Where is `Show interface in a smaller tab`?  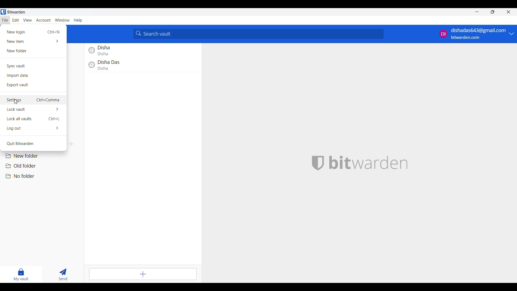 Show interface in a smaller tab is located at coordinates (492, 12).